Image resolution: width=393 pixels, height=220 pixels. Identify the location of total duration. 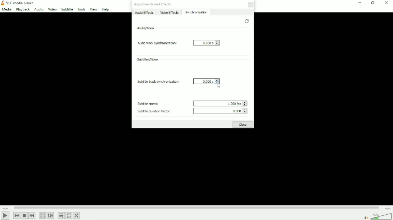
(387, 208).